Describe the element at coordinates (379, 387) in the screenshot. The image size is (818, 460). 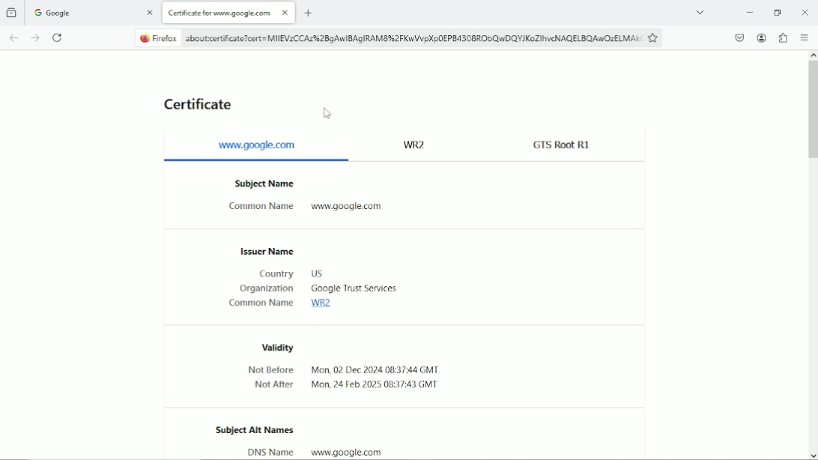
I see `Mon, 02 Dec 2024 08:37:44 GMT` at that location.